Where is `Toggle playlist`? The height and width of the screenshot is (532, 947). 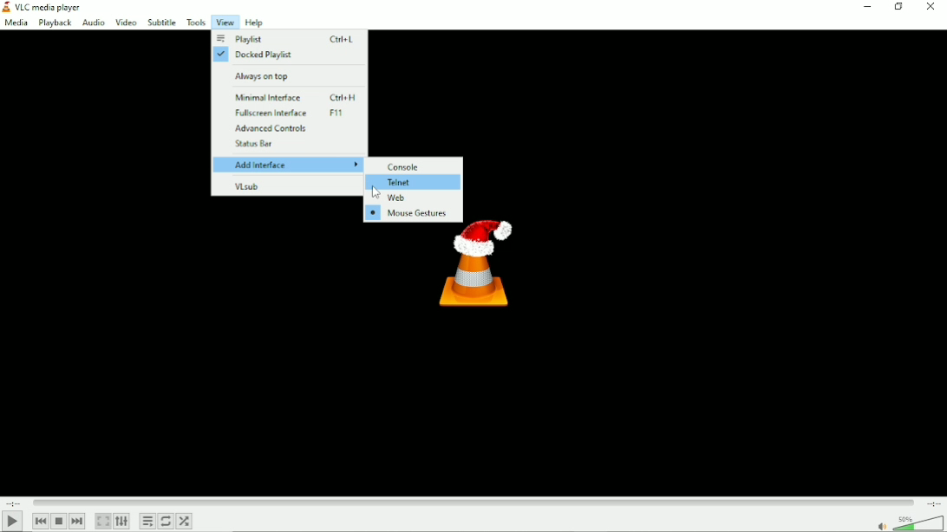
Toggle playlist is located at coordinates (147, 522).